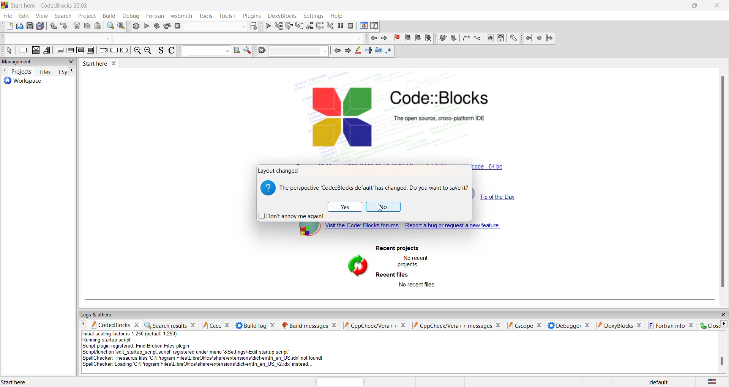  What do you see at coordinates (345, 206) in the screenshot?
I see `Yes` at bounding box center [345, 206].